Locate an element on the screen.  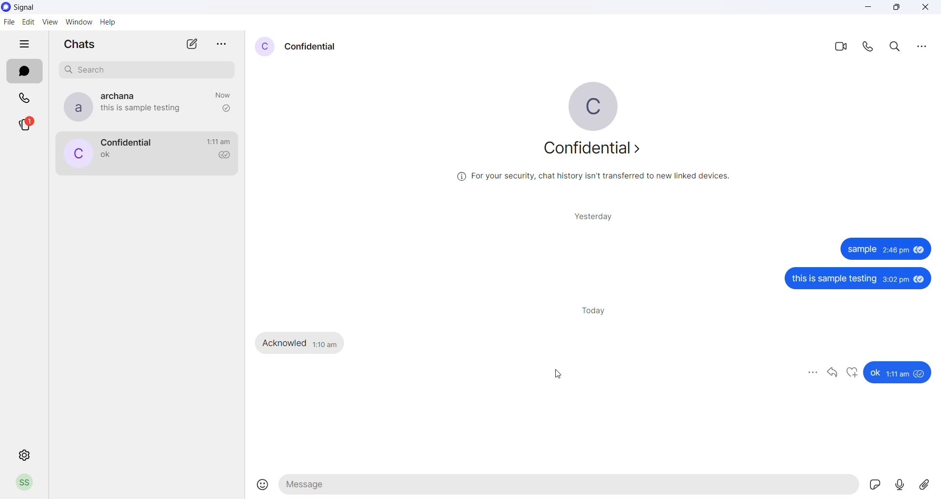
message text area is located at coordinates (570, 487).